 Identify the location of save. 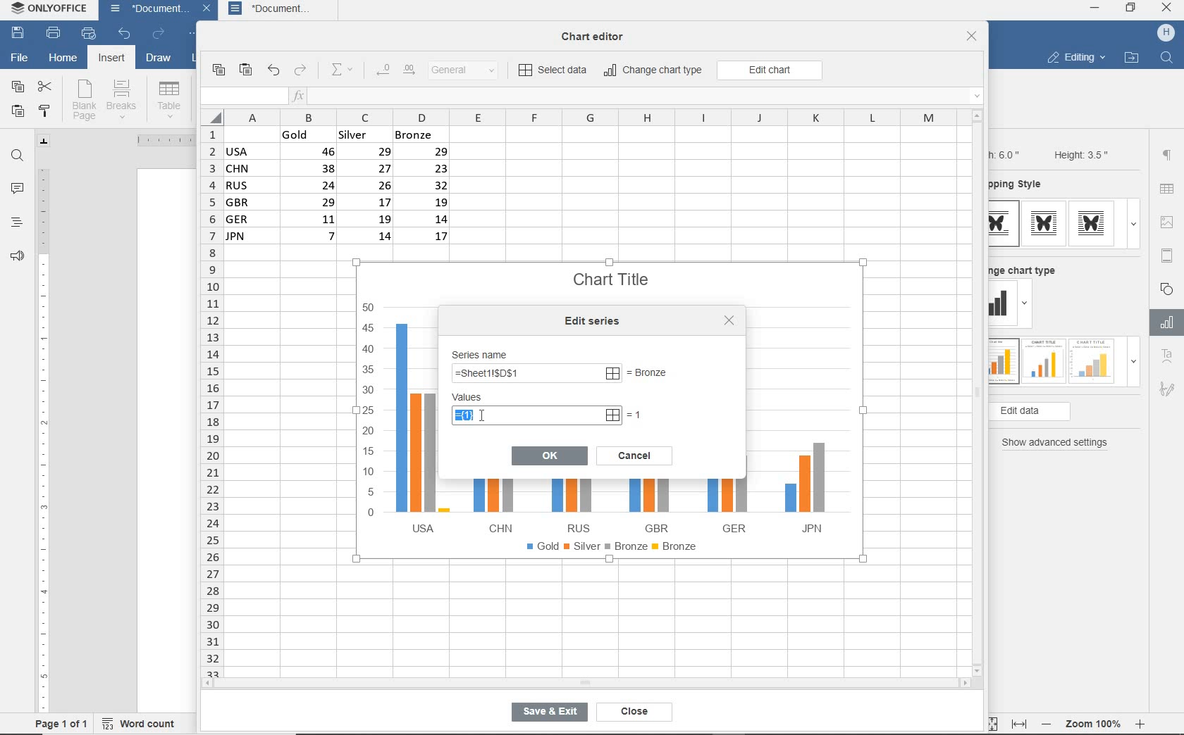
(18, 34).